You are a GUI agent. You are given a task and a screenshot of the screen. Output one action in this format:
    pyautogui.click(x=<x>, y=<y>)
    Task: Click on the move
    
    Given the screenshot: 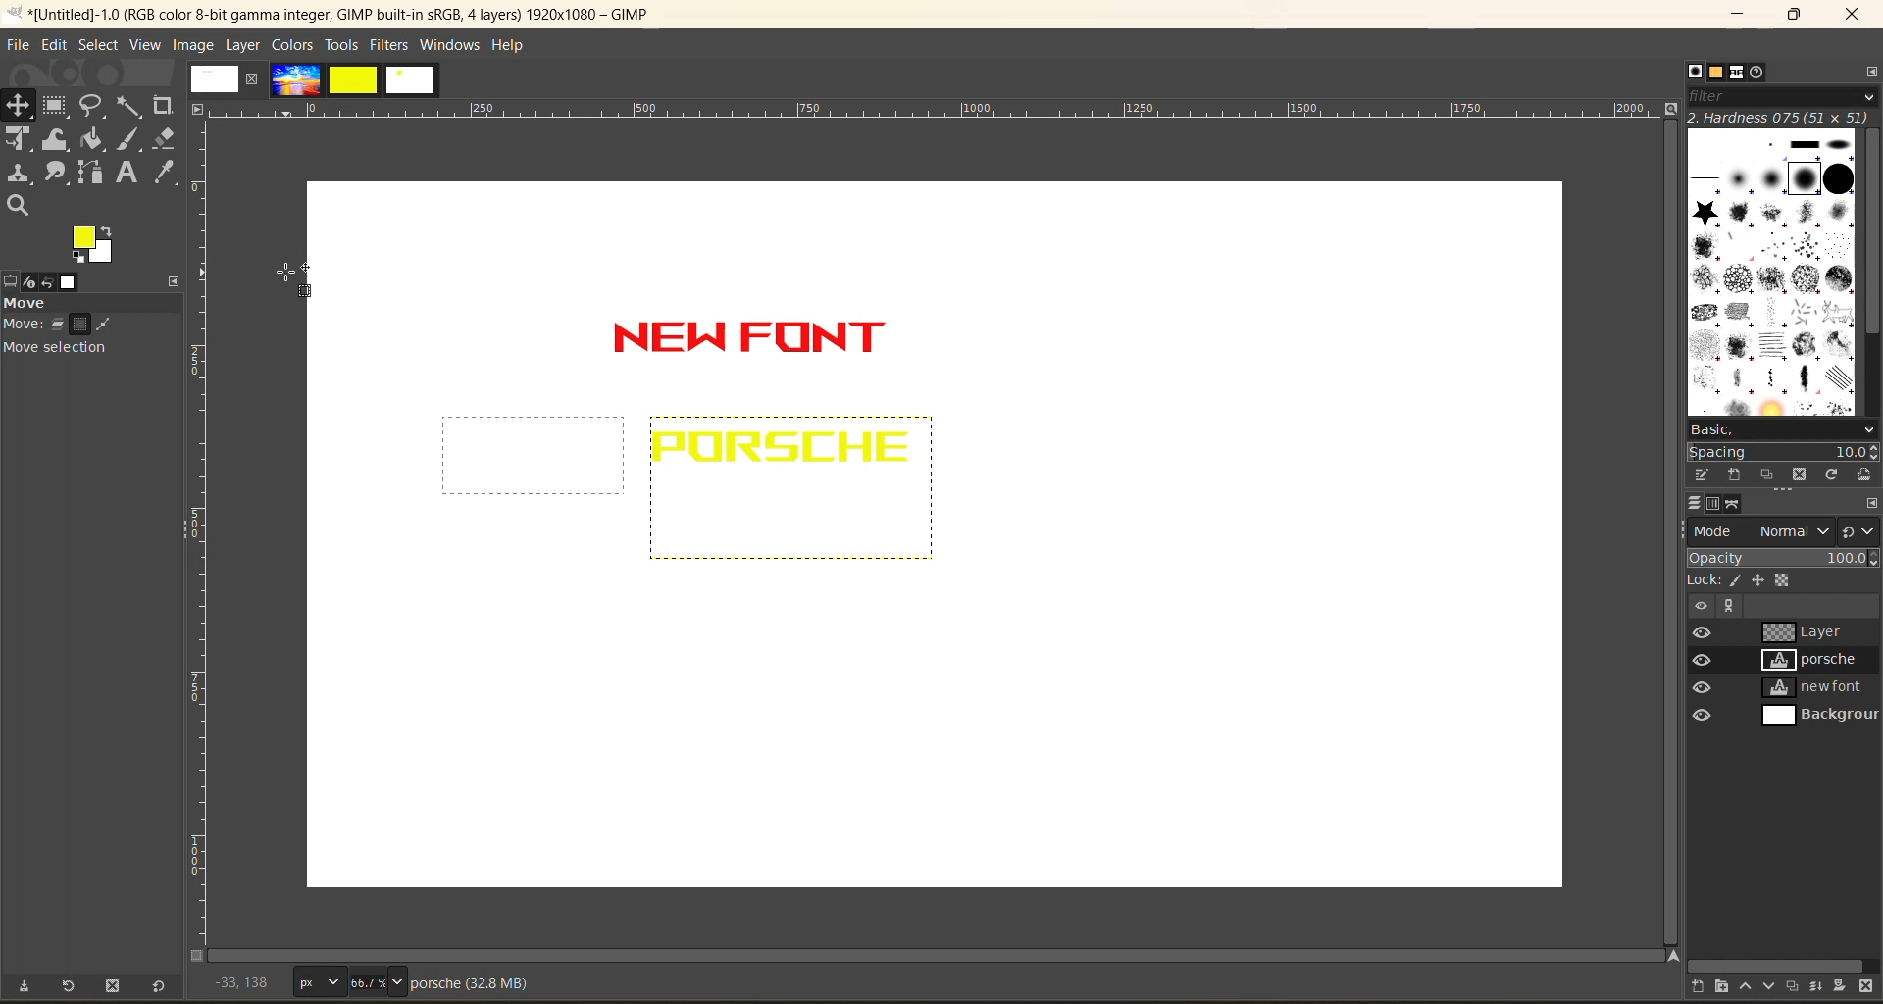 What is the action you would take?
    pyautogui.click(x=88, y=332)
    